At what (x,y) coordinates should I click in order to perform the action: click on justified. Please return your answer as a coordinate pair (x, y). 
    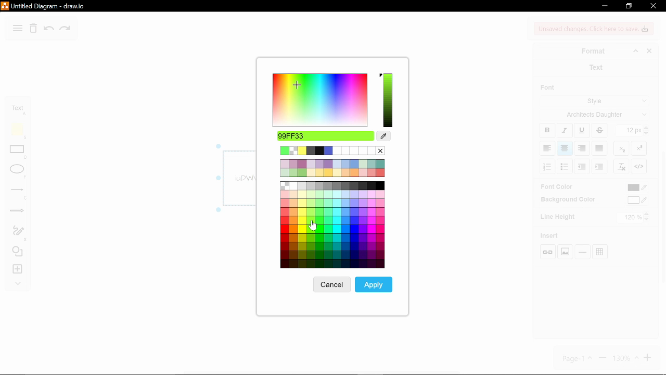
    Looking at the image, I should click on (600, 148).